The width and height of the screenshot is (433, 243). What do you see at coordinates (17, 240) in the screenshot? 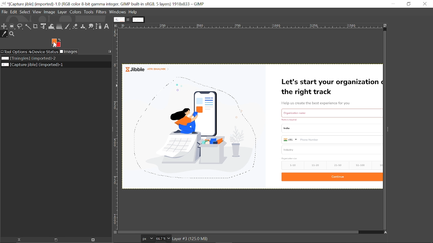
I see `Raise this images display` at bounding box center [17, 240].